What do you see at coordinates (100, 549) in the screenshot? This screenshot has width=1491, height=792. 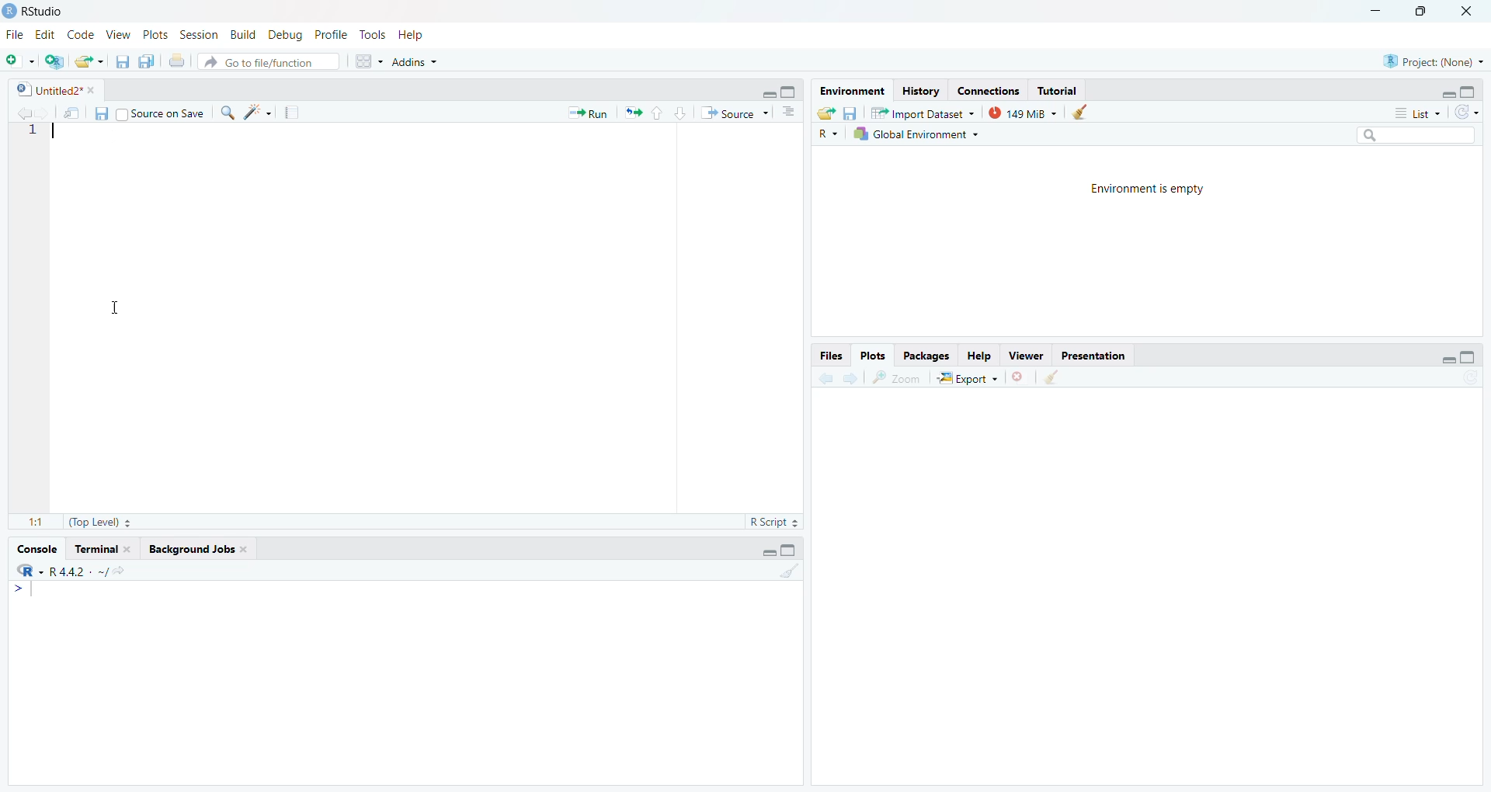 I see `Tutorial` at bounding box center [100, 549].